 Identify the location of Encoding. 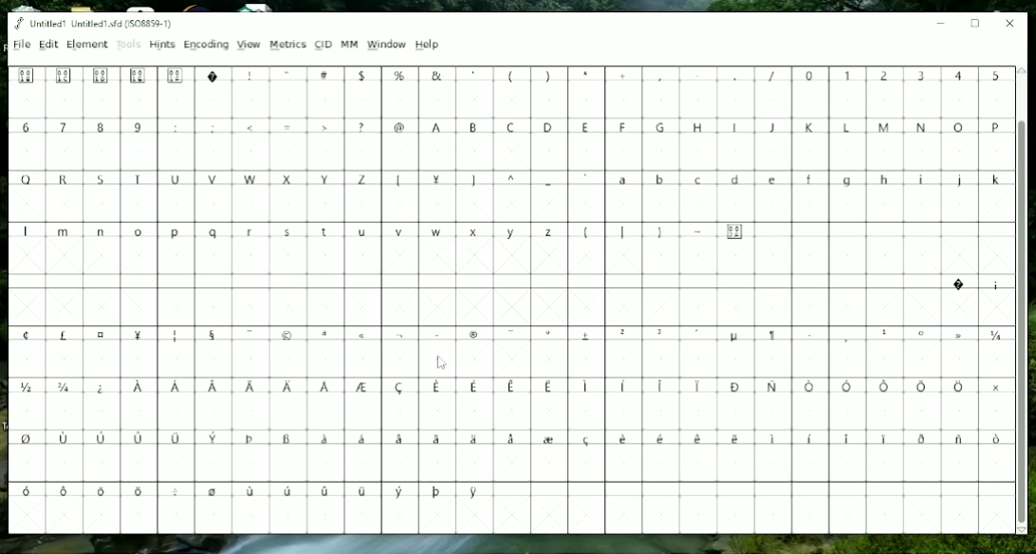
(207, 46).